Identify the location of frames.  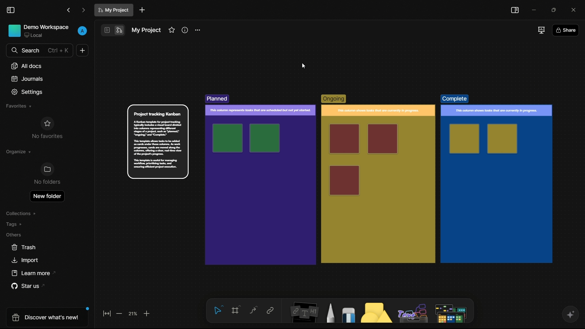
(237, 310).